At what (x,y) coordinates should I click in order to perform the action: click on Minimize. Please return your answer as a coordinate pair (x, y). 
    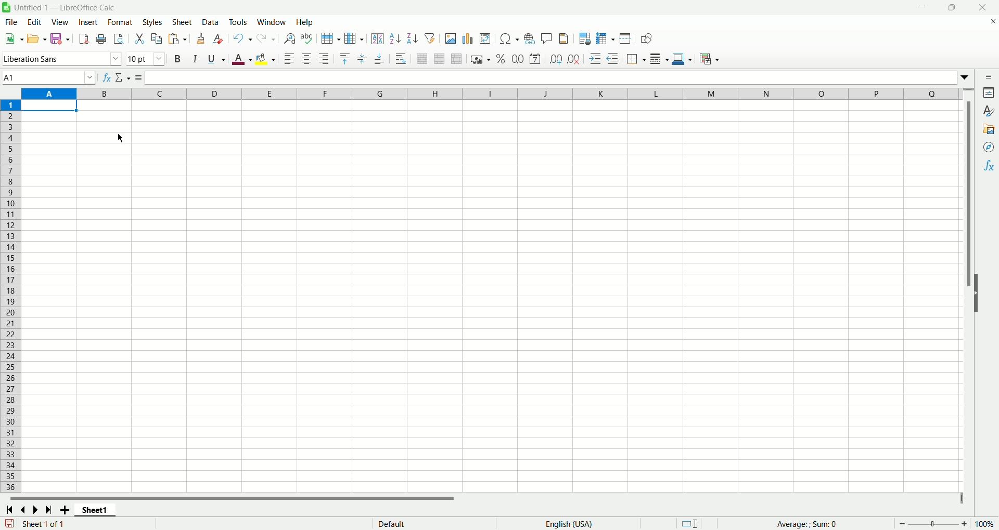
    Looking at the image, I should click on (925, 9).